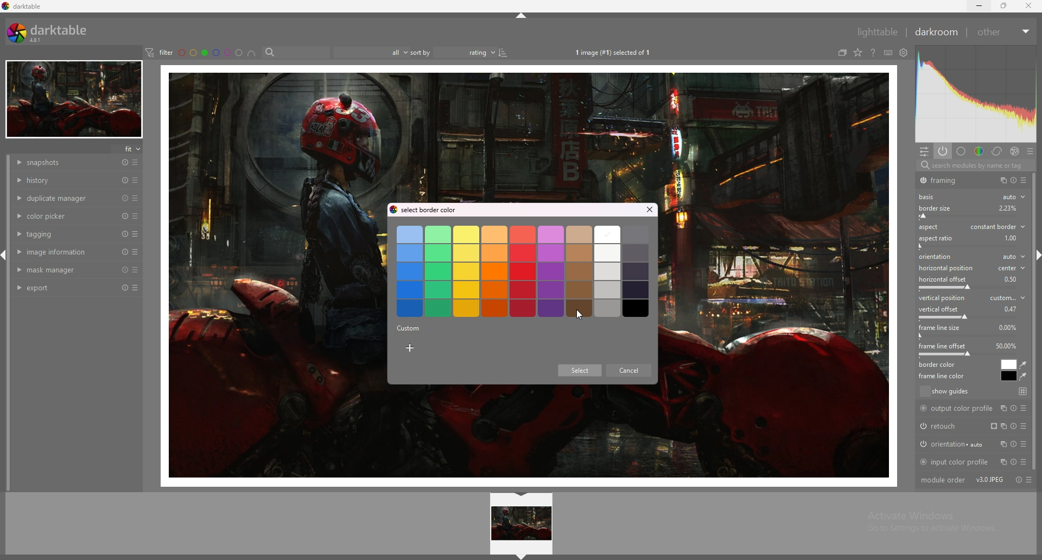 The width and height of the screenshot is (1042, 560). What do you see at coordinates (967, 336) in the screenshot?
I see `frame line size bar` at bounding box center [967, 336].